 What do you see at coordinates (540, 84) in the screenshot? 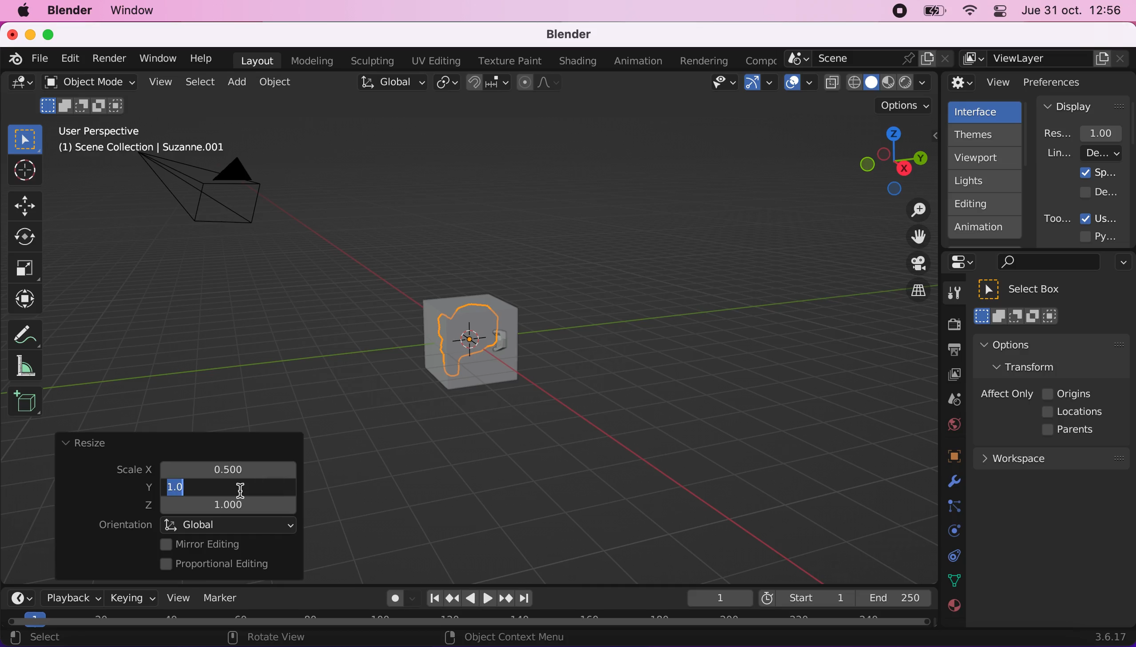
I see `proportional editing objects` at bounding box center [540, 84].